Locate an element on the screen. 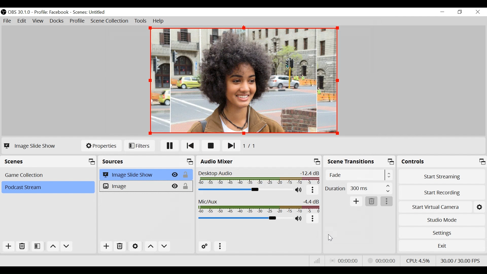 The width and height of the screenshot is (487, 274). Add is located at coordinates (8, 246).